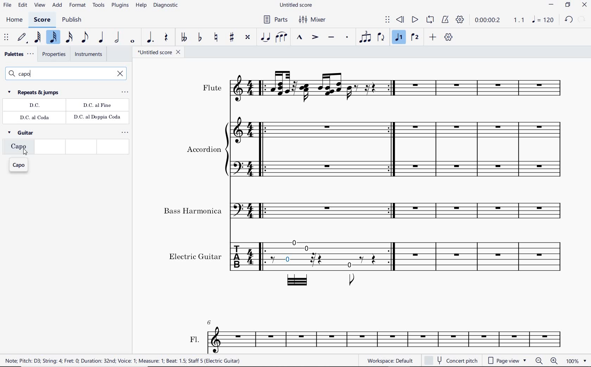 This screenshot has width=591, height=367. I want to click on tenuto, so click(332, 38).